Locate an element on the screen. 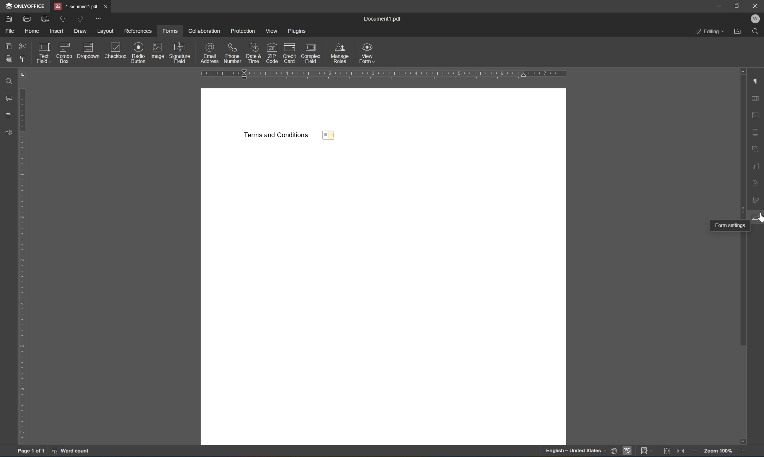 This screenshot has width=764, height=457. fit to slide is located at coordinates (665, 452).